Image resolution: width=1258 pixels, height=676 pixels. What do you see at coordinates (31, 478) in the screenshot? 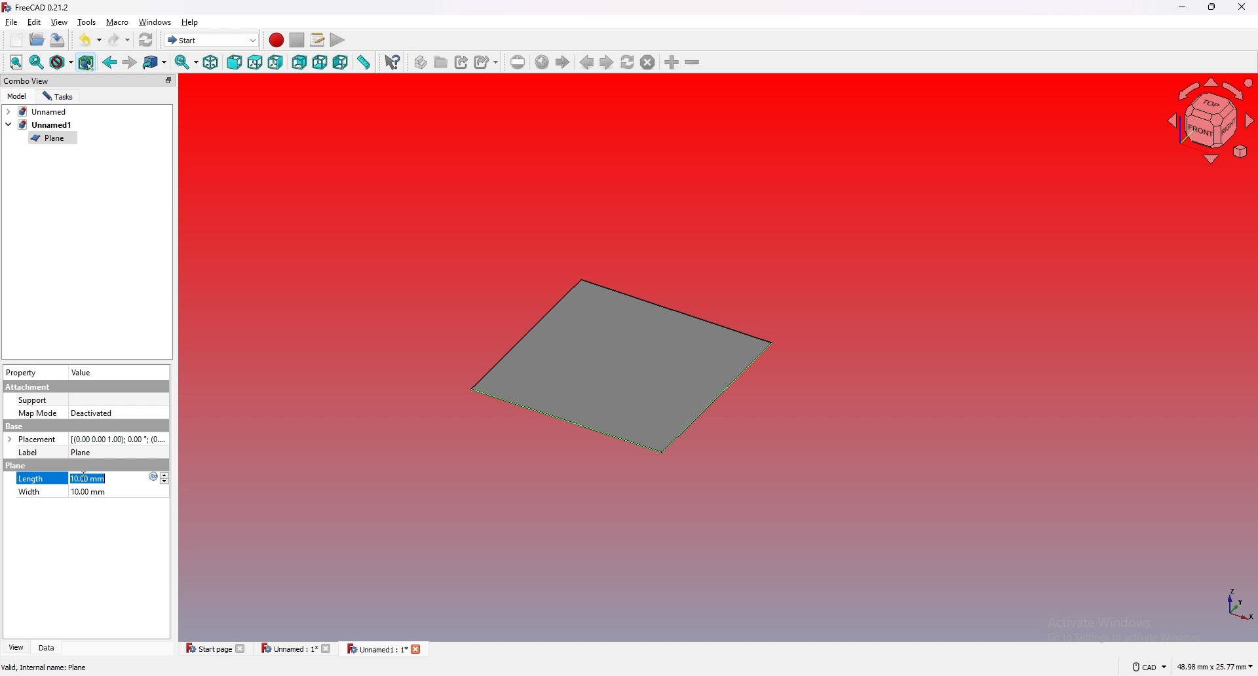
I see `length` at bounding box center [31, 478].